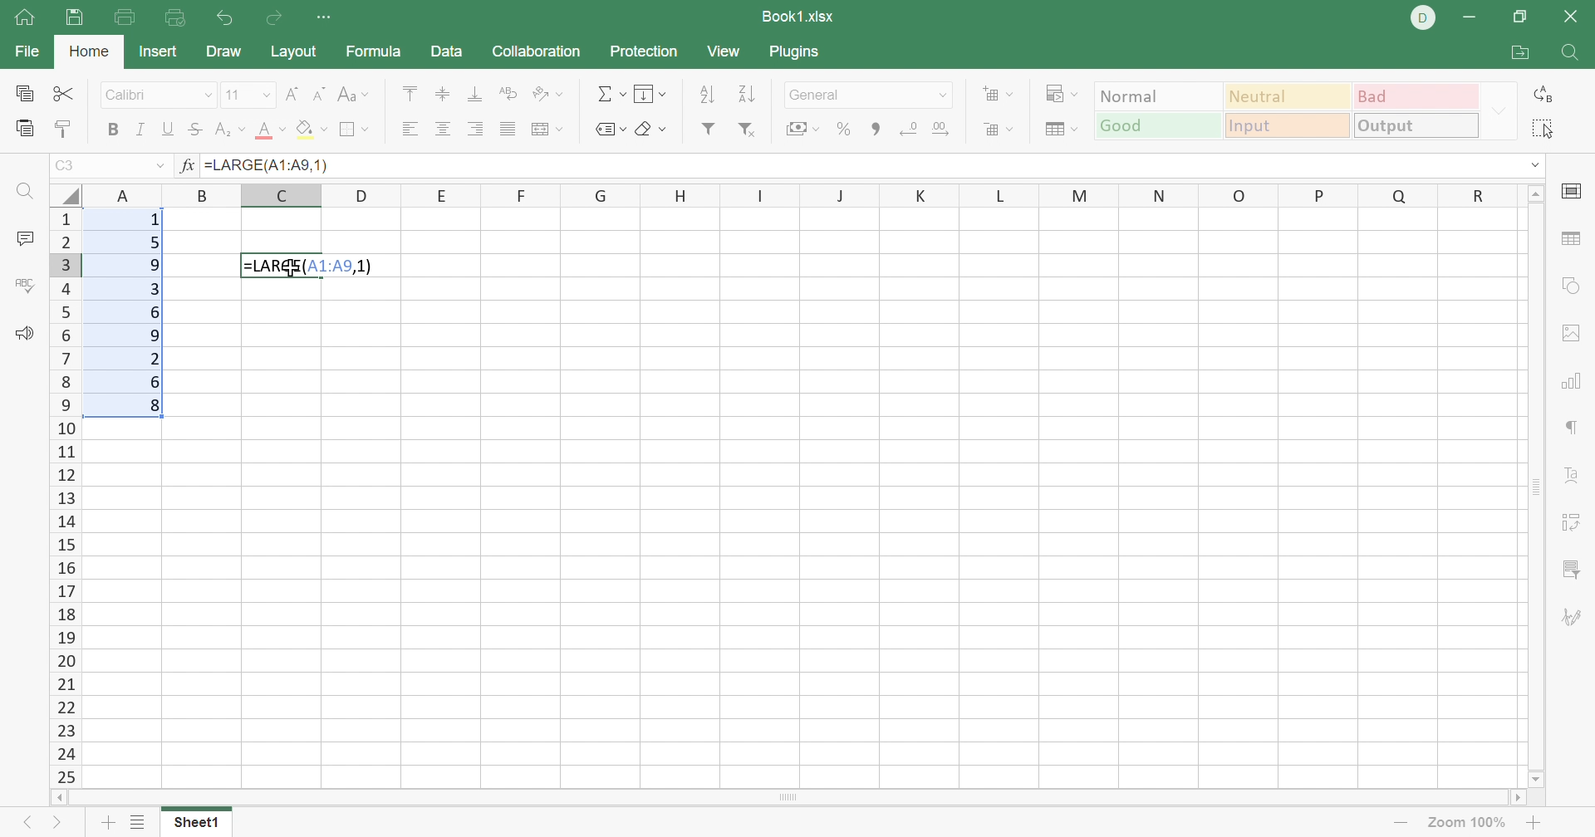 The image size is (1595, 837). What do you see at coordinates (999, 130) in the screenshot?
I see `Delete cells` at bounding box center [999, 130].